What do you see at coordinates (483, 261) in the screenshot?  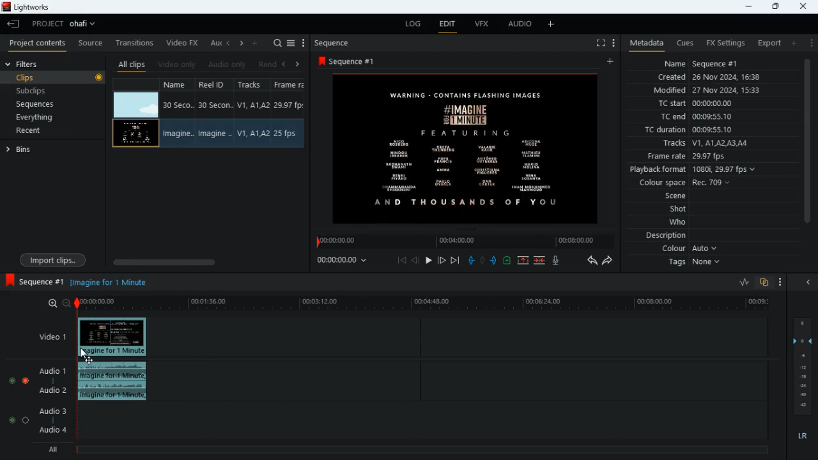 I see `hold` at bounding box center [483, 261].